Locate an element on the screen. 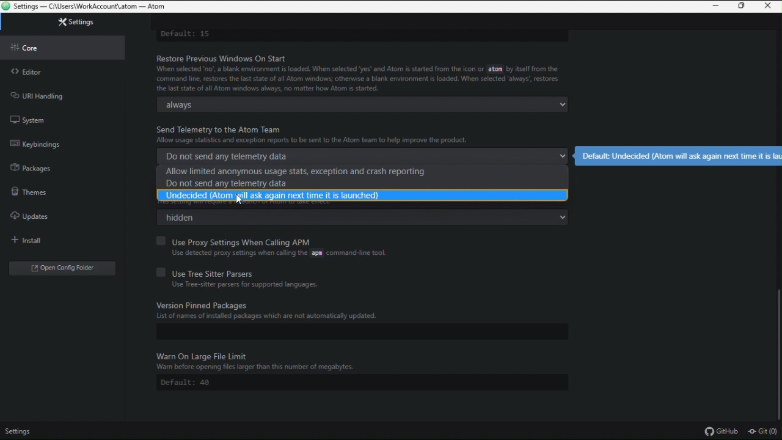  open configeditor is located at coordinates (57, 266).